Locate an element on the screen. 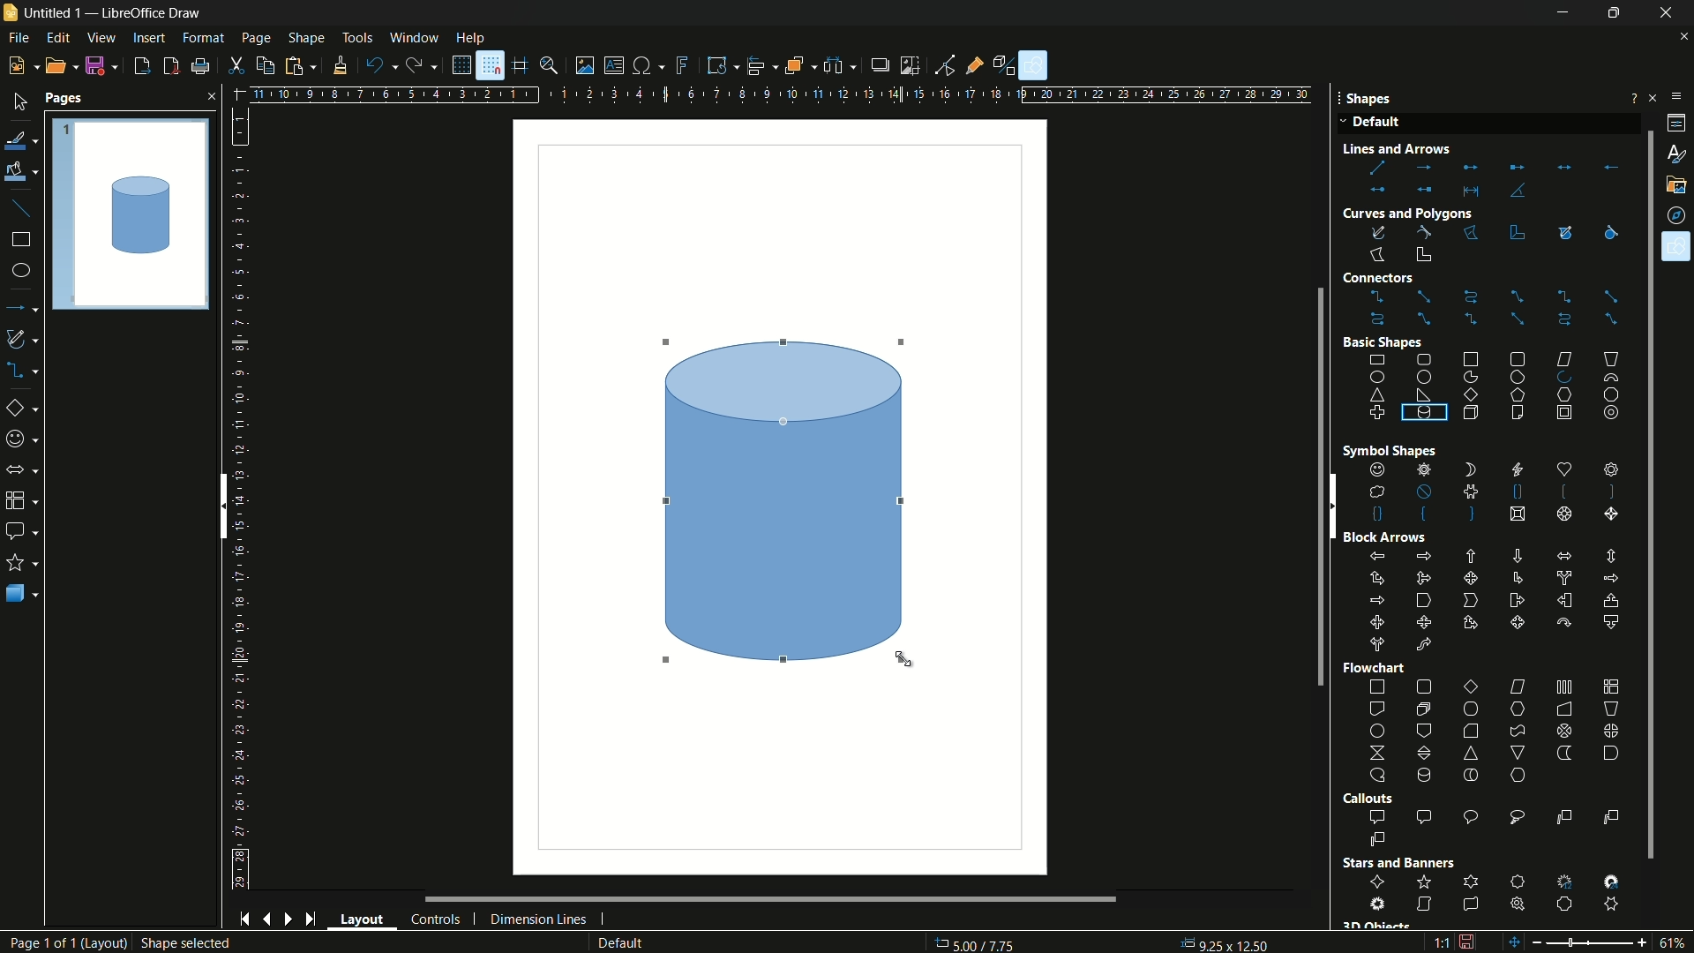  Symbol Shape is located at coordinates (1375, 451).